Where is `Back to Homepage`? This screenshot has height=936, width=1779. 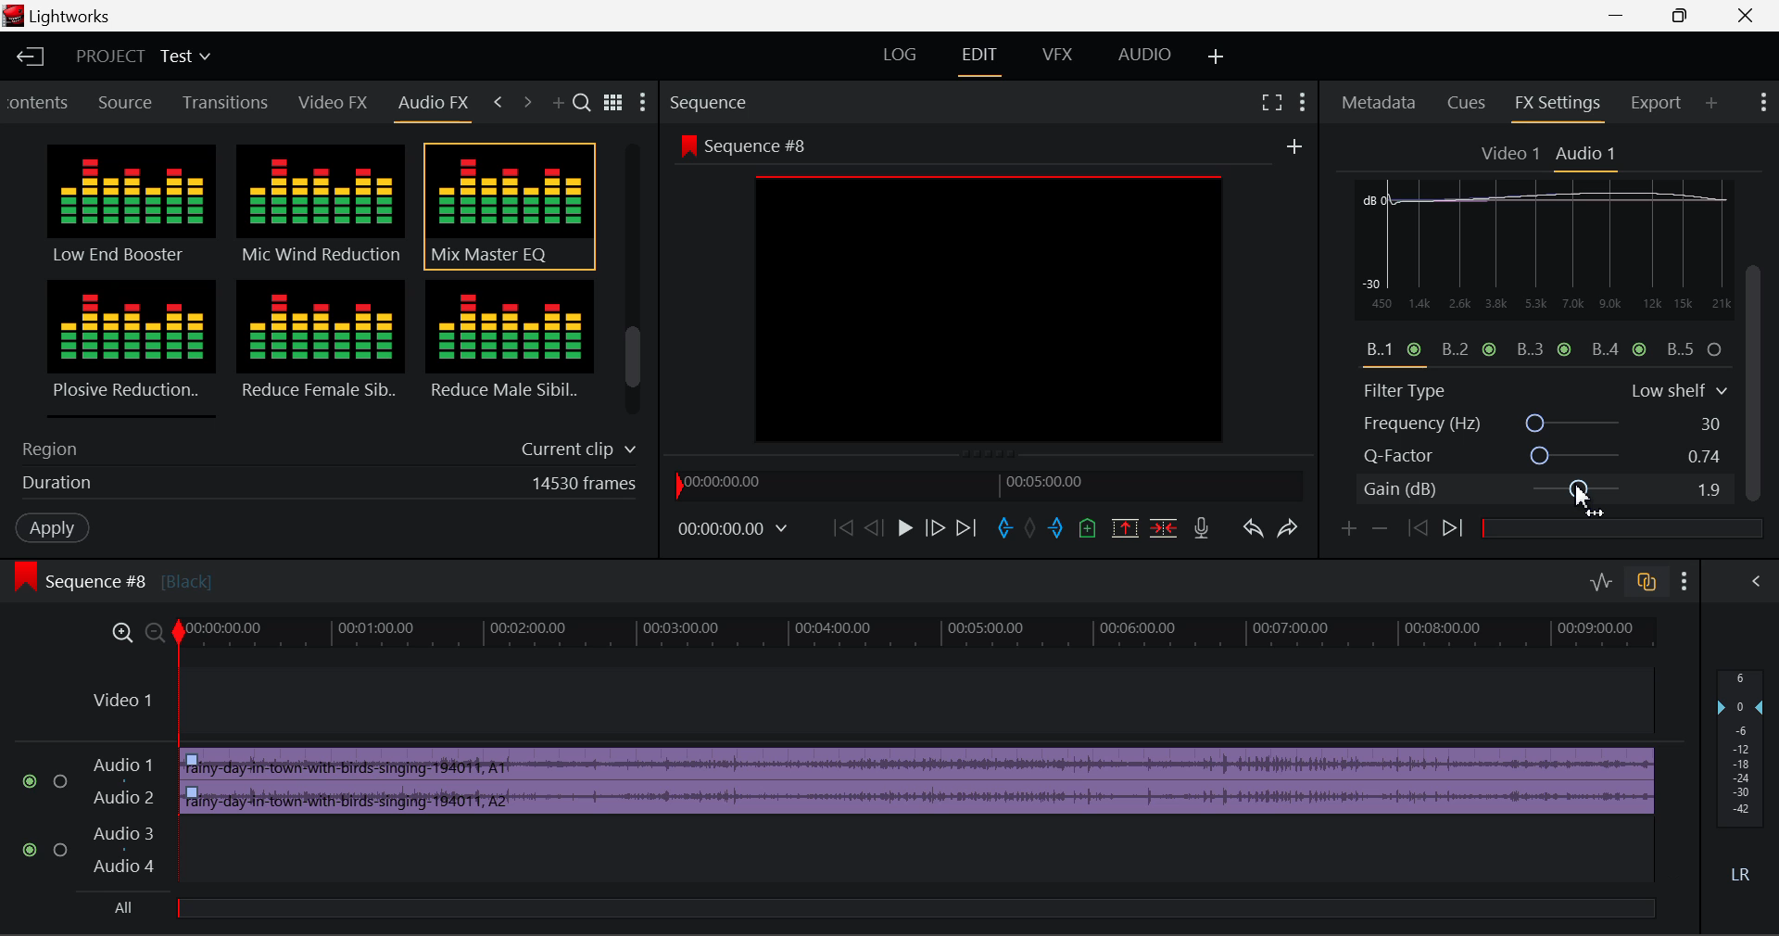 Back to Homepage is located at coordinates (29, 57).